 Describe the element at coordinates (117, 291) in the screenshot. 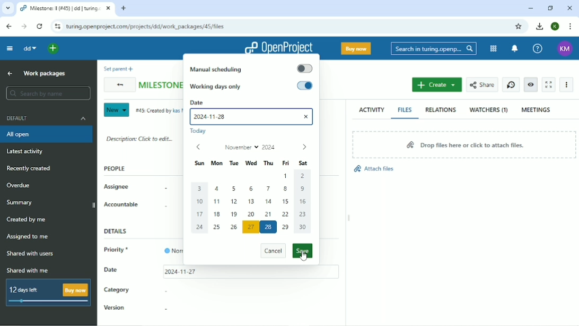

I see `Category` at that location.